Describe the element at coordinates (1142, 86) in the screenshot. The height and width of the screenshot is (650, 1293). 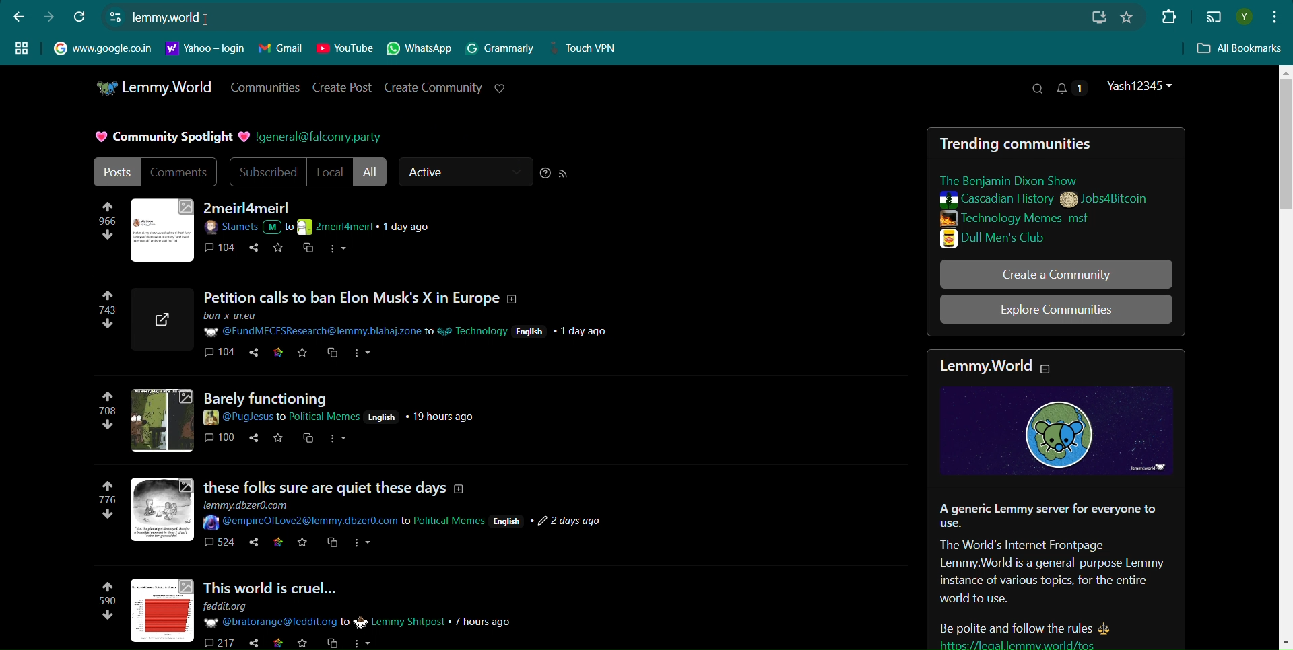
I see `Profile` at that location.